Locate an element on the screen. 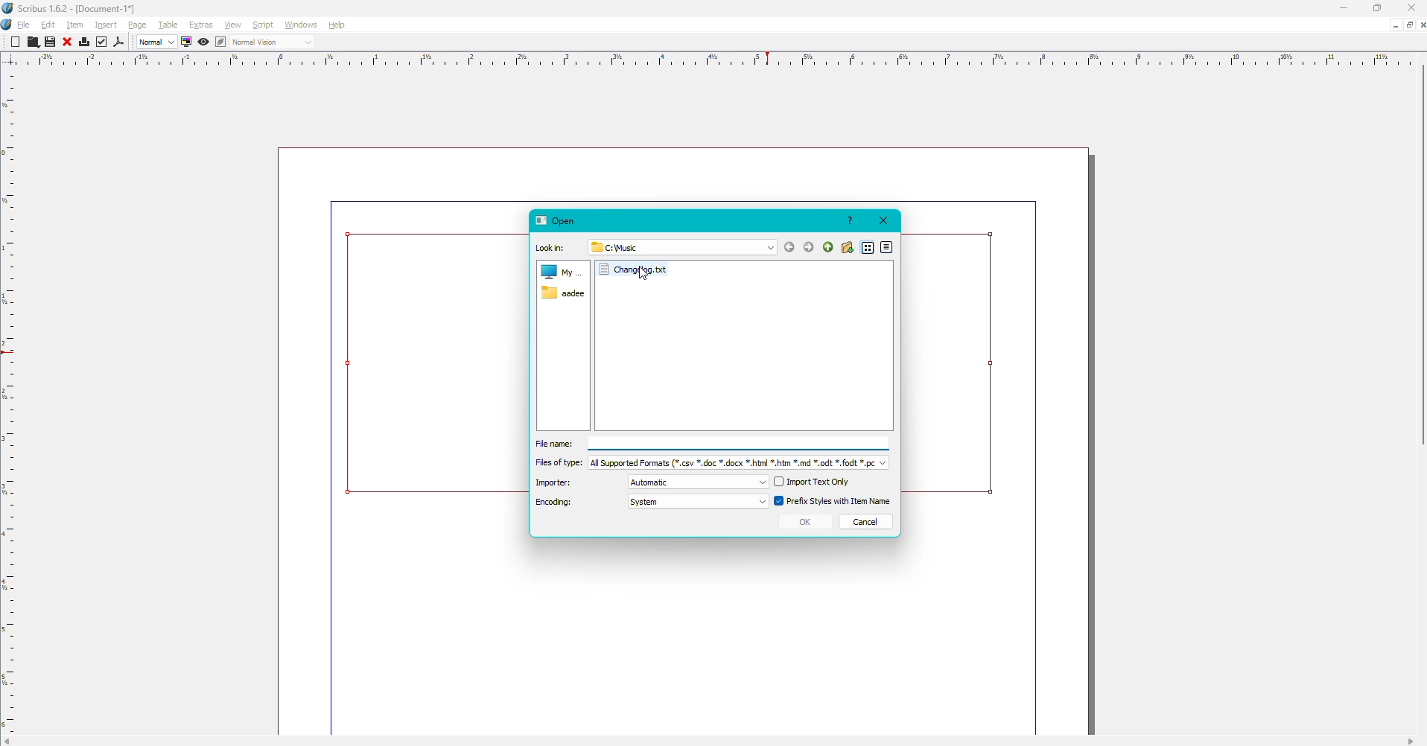 This screenshot has width=1427, height=746. Close is located at coordinates (884, 220).